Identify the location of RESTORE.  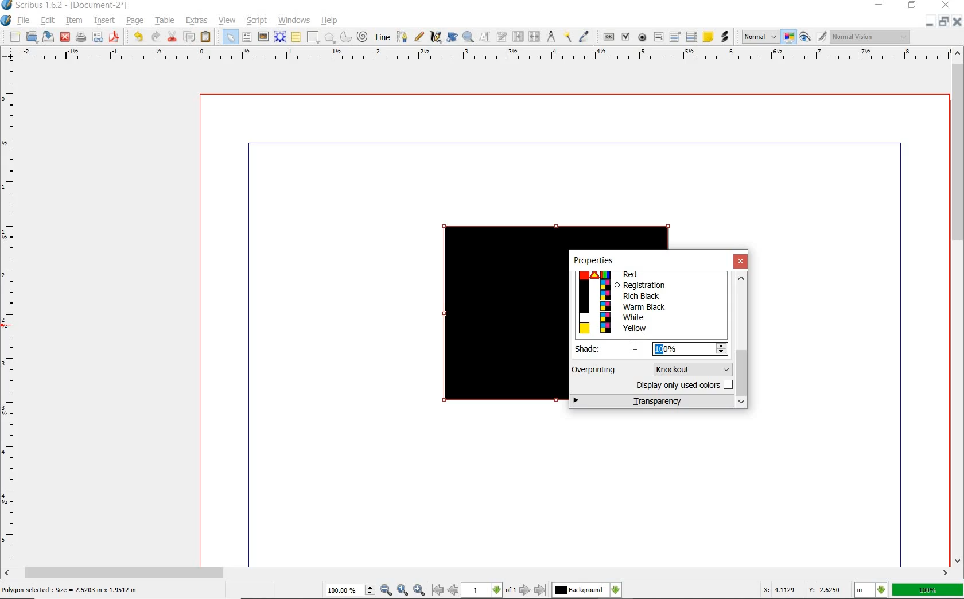
(912, 7).